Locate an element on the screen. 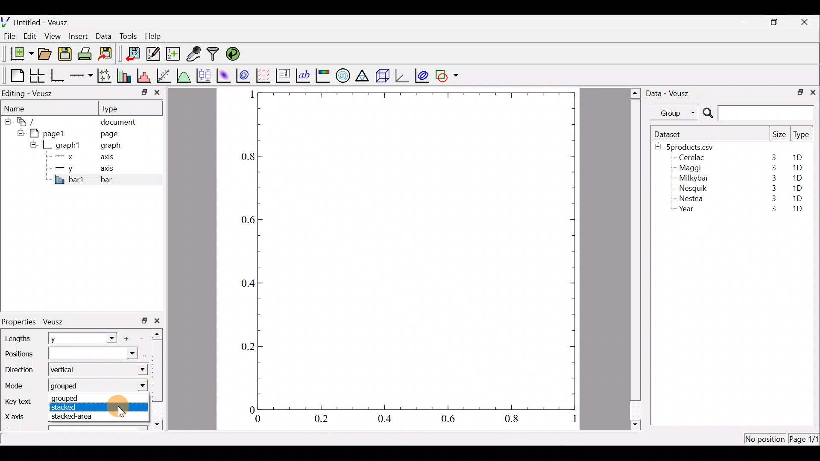 The height and width of the screenshot is (461, 820). close is located at coordinates (813, 92).